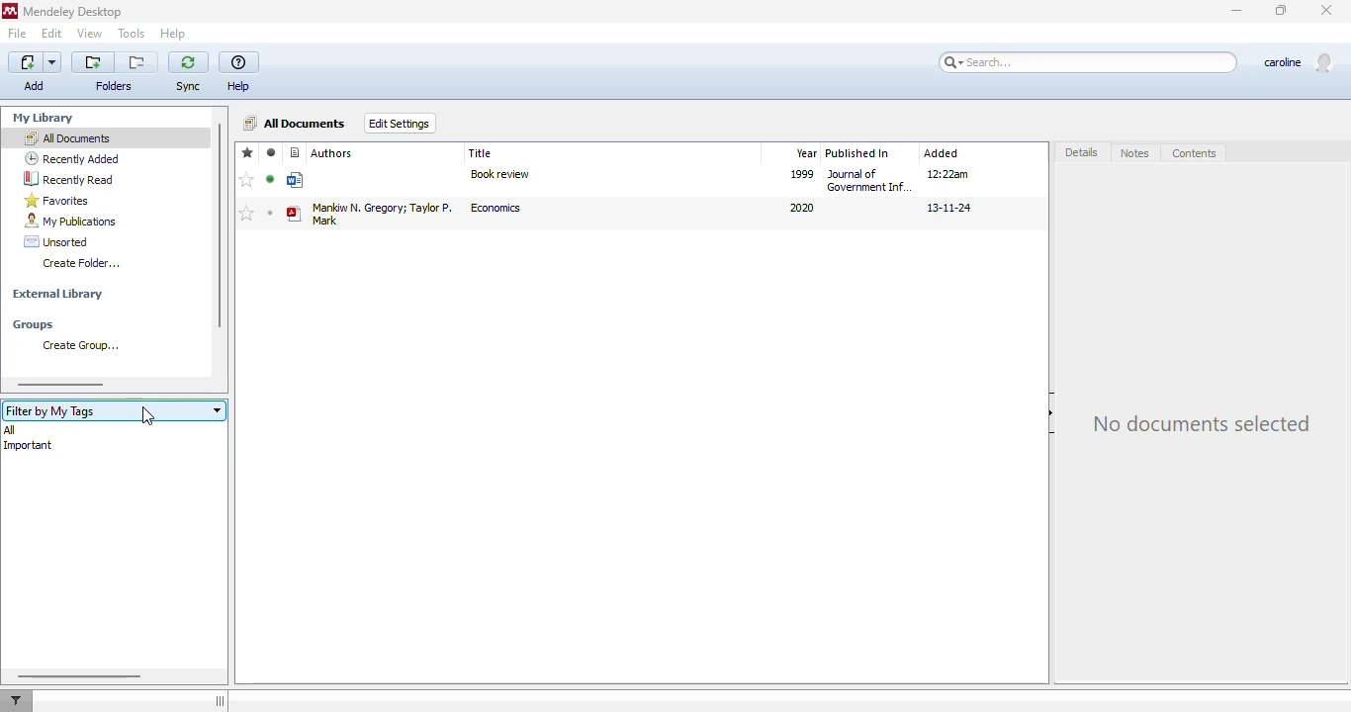 The width and height of the screenshot is (1351, 712). I want to click on book review, so click(499, 174).